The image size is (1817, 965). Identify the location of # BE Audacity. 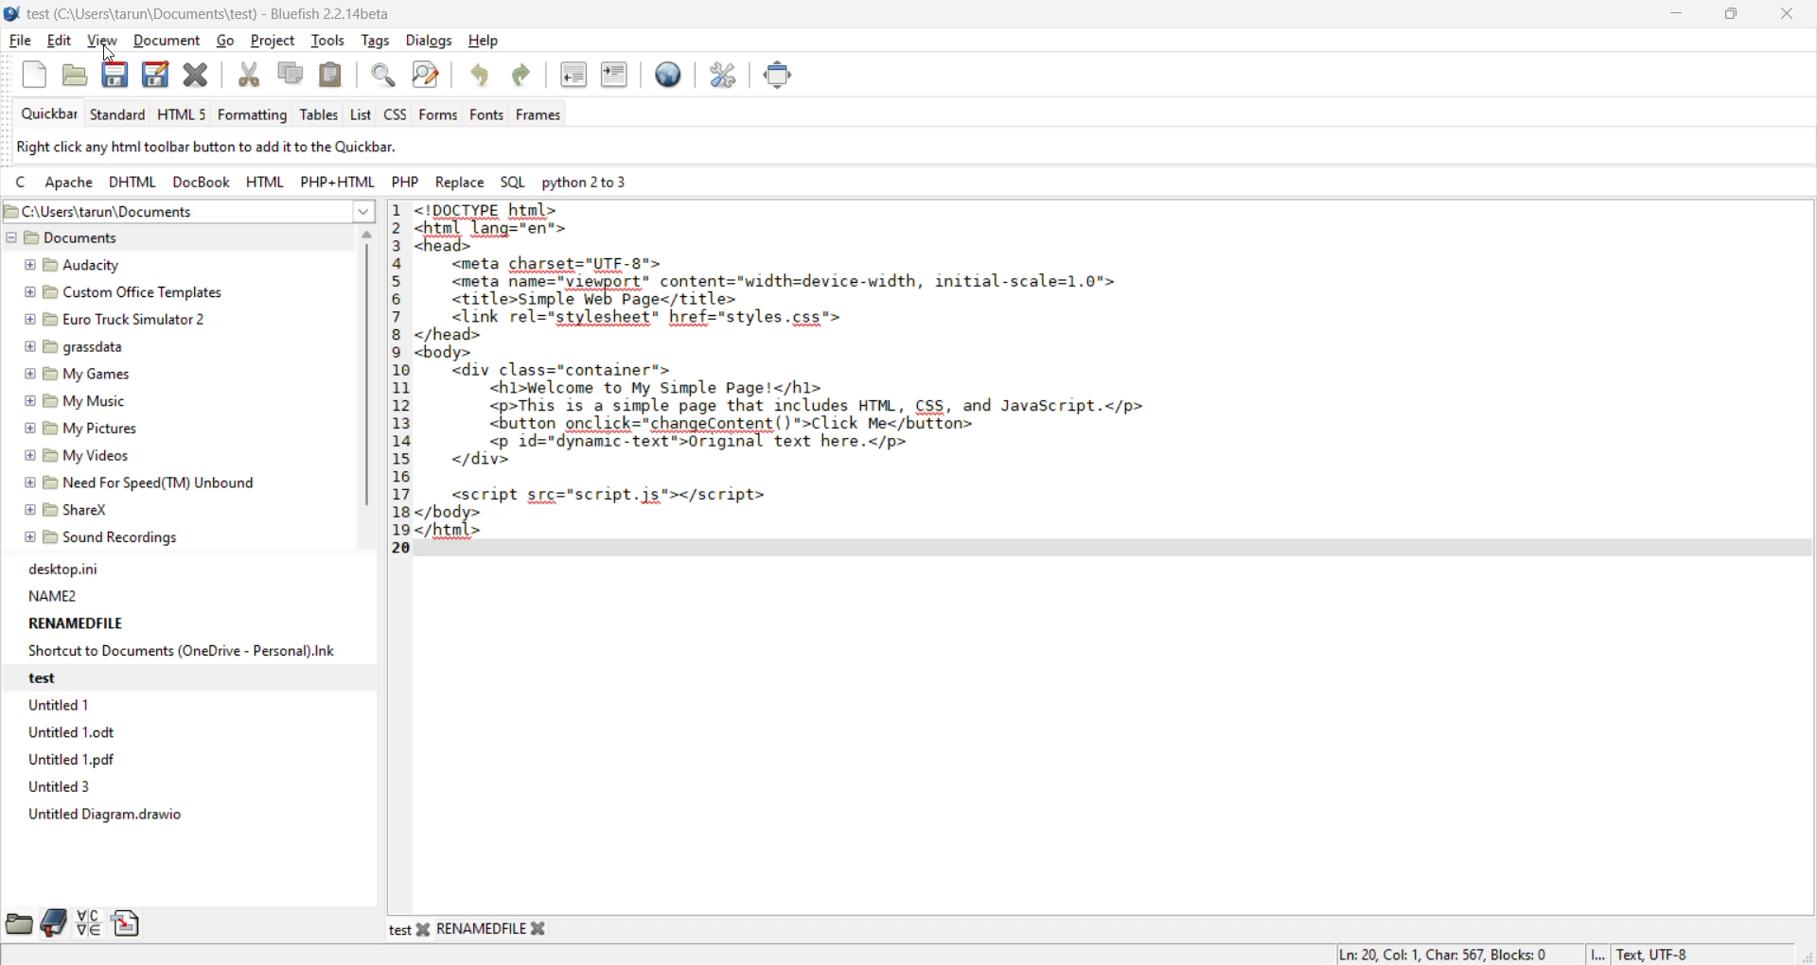
(73, 266).